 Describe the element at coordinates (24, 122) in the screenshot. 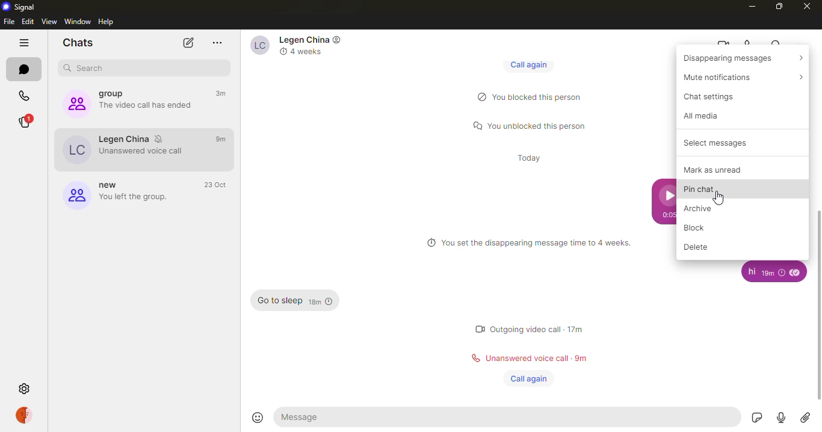

I see `stories` at that location.